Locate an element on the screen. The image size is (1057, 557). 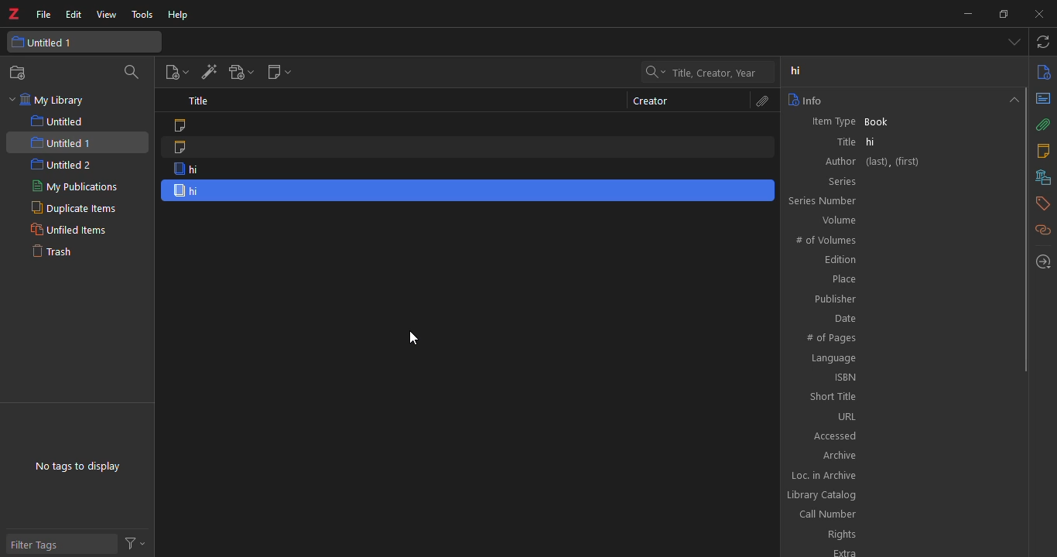
related is located at coordinates (1045, 231).